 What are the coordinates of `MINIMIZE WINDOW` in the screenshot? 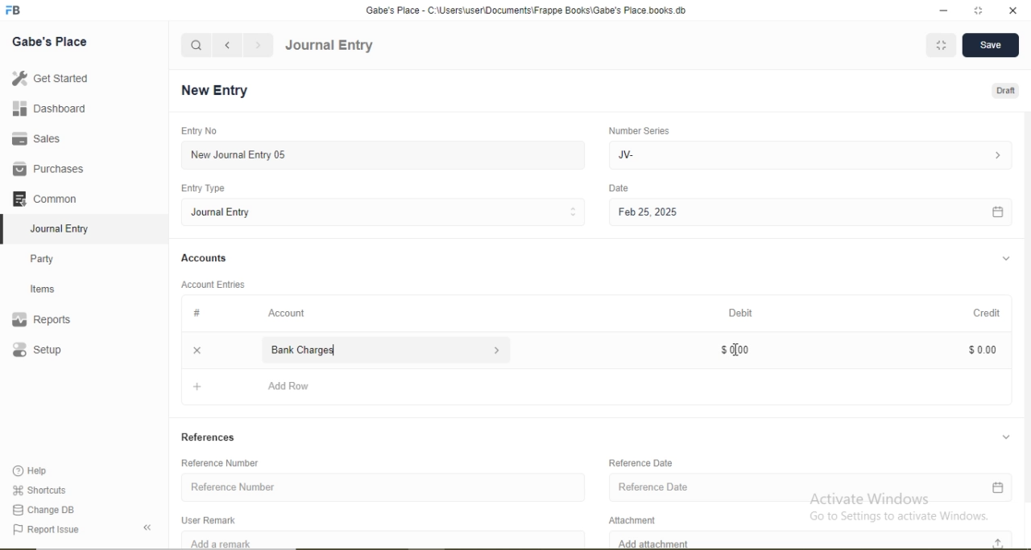 It's located at (939, 45).